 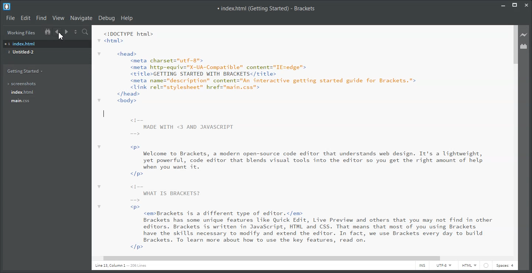 I want to click on Text, so click(x=300, y=139).